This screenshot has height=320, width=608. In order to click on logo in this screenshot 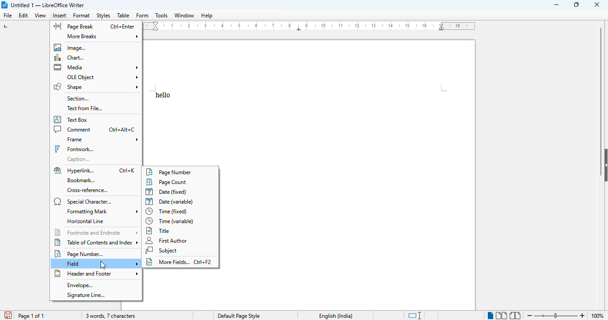, I will do `click(4, 5)`.